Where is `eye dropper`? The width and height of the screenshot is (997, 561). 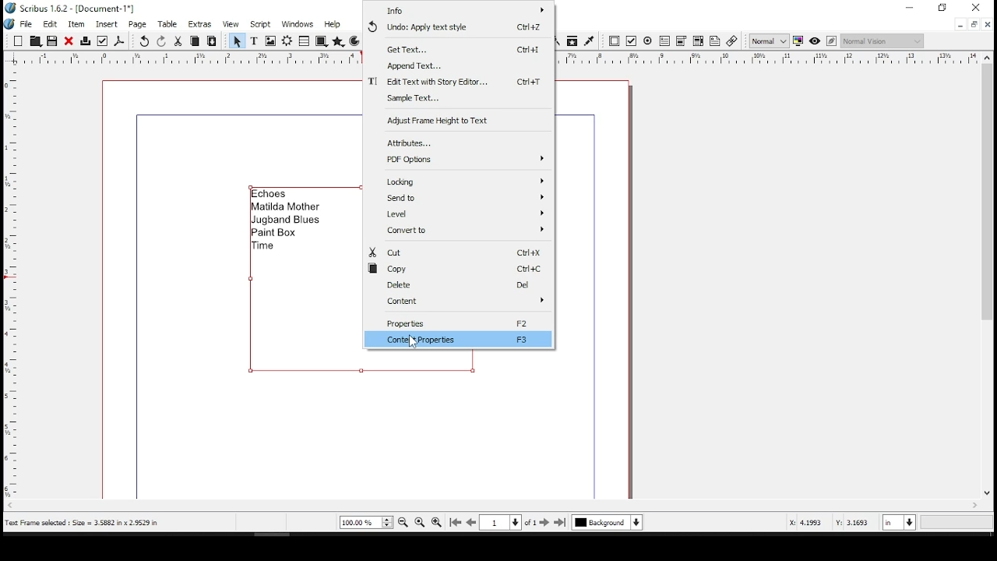
eye dropper is located at coordinates (589, 41).